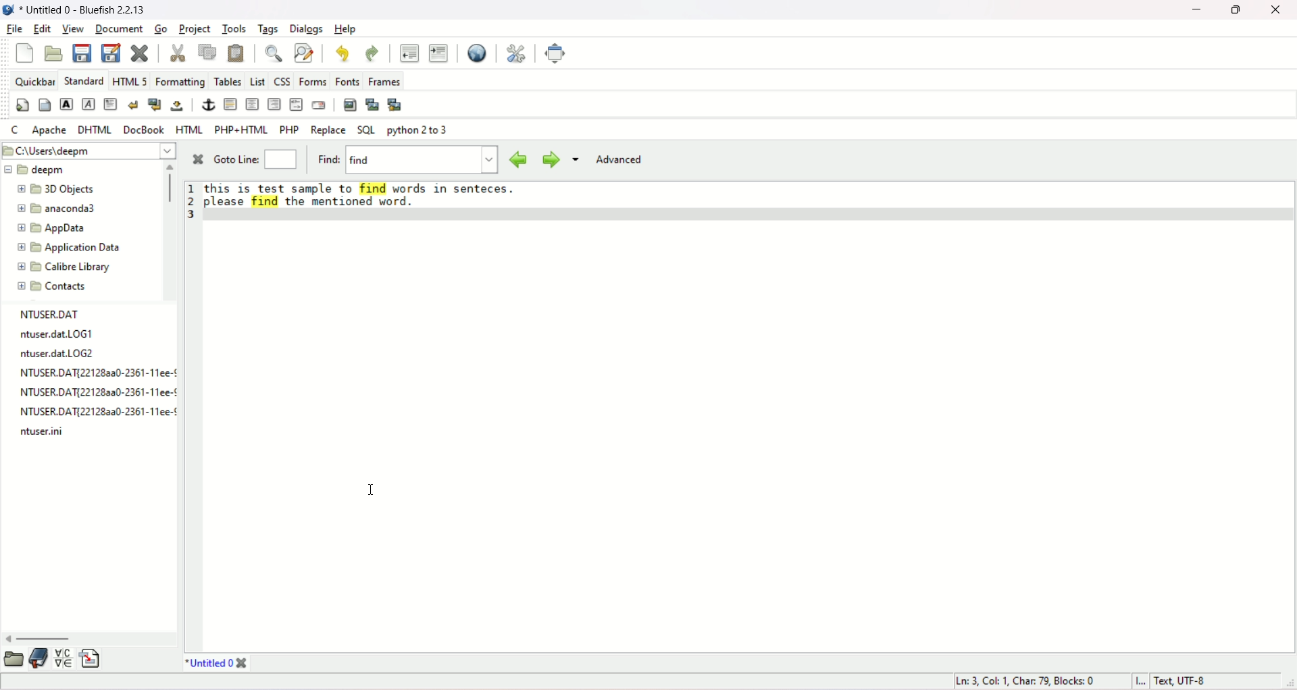 The width and height of the screenshot is (1297, 690). What do you see at coordinates (181, 82) in the screenshot?
I see `formatting` at bounding box center [181, 82].